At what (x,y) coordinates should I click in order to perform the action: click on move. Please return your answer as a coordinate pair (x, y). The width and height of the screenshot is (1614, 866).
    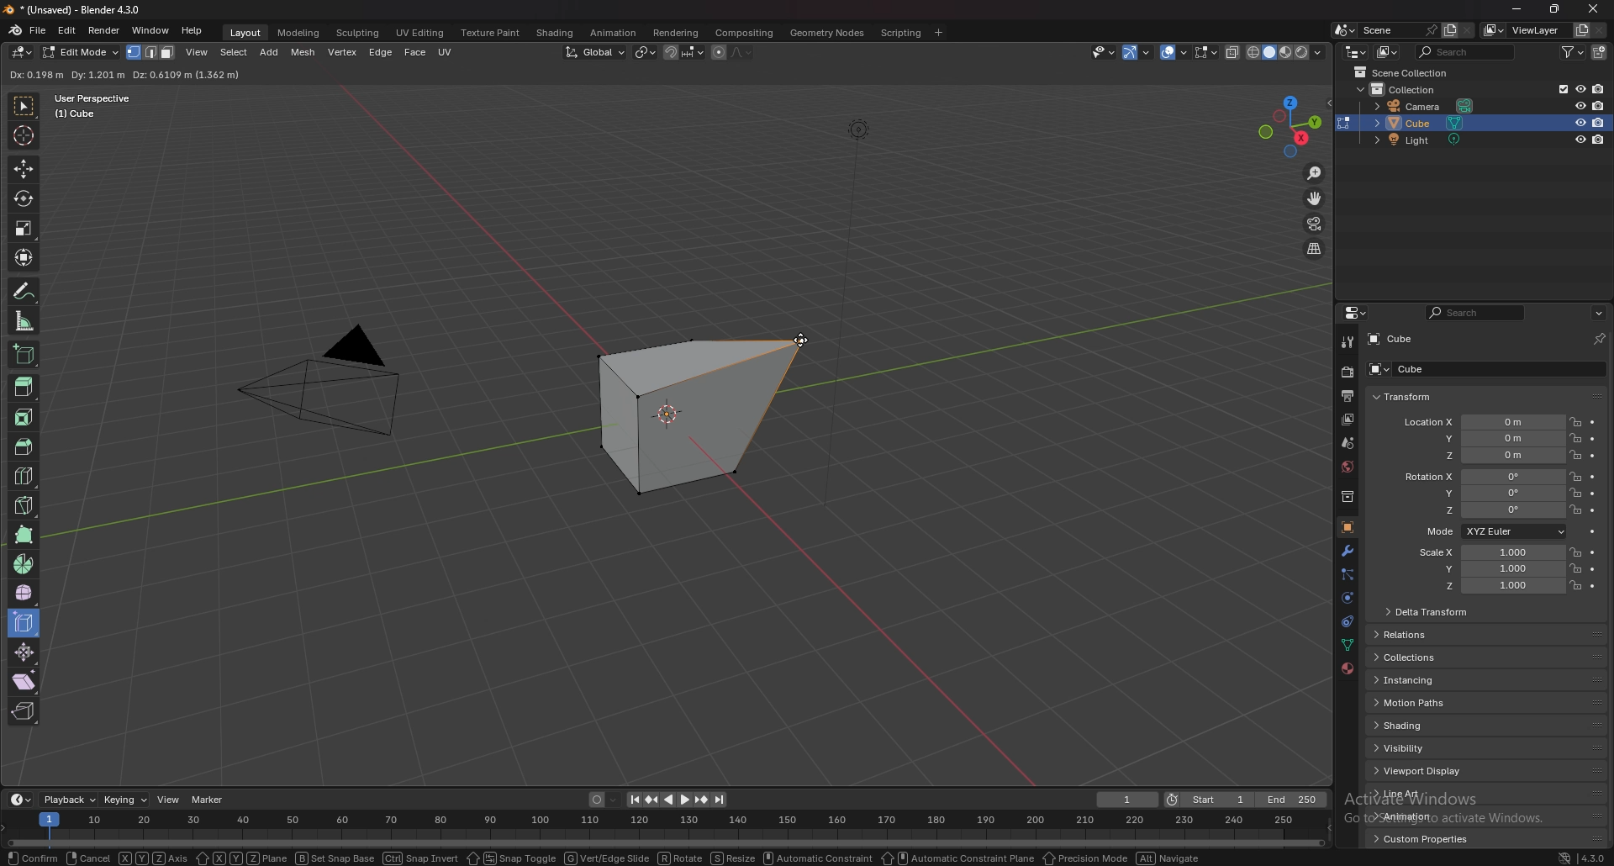
    Looking at the image, I should click on (1316, 197).